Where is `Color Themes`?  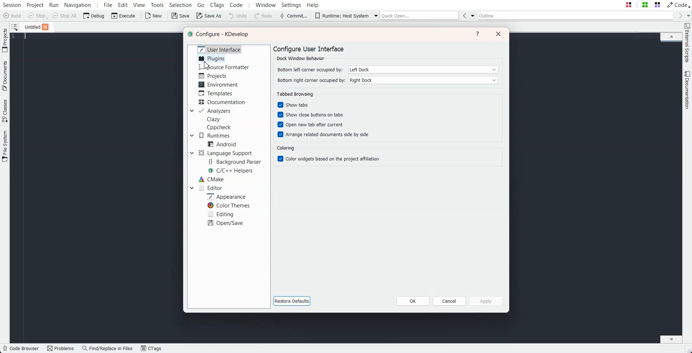 Color Themes is located at coordinates (228, 206).